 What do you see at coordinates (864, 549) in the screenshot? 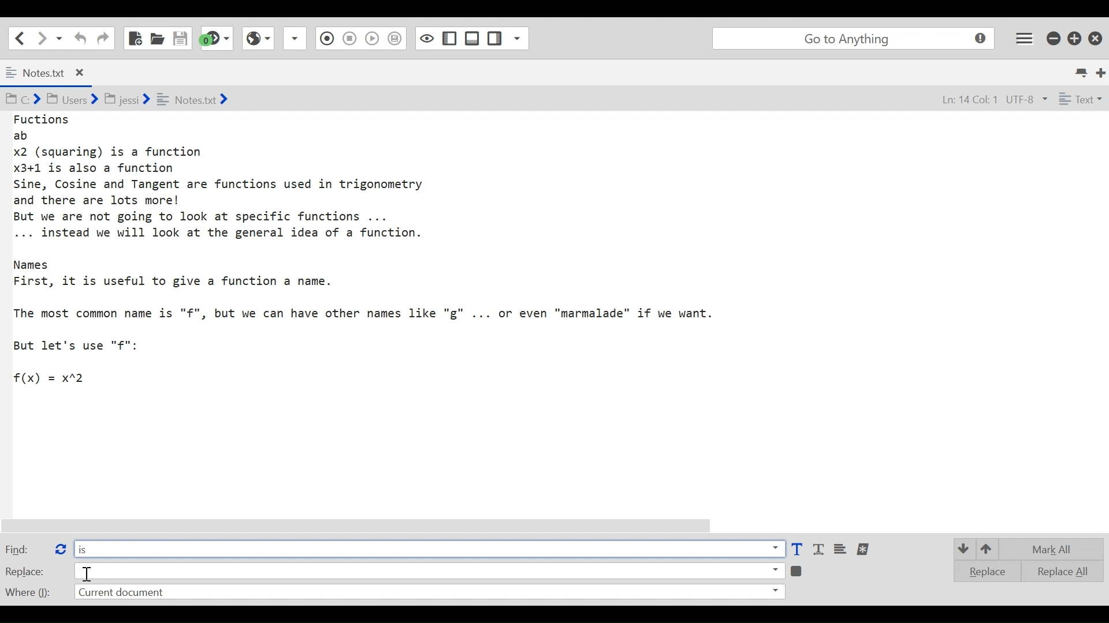
I see `more options` at bounding box center [864, 549].